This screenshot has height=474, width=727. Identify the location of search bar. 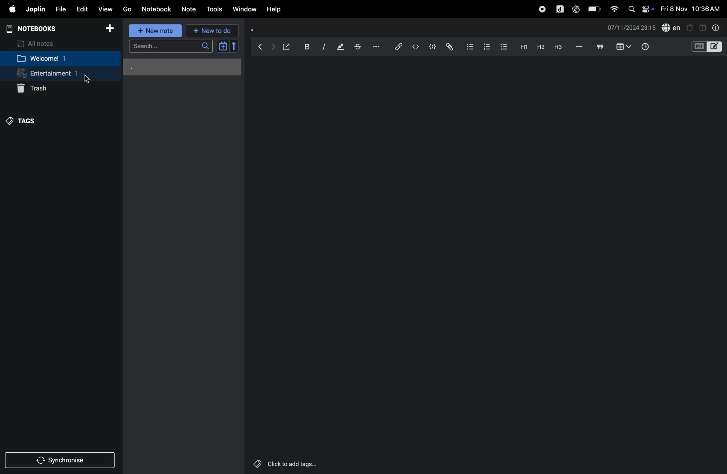
(169, 46).